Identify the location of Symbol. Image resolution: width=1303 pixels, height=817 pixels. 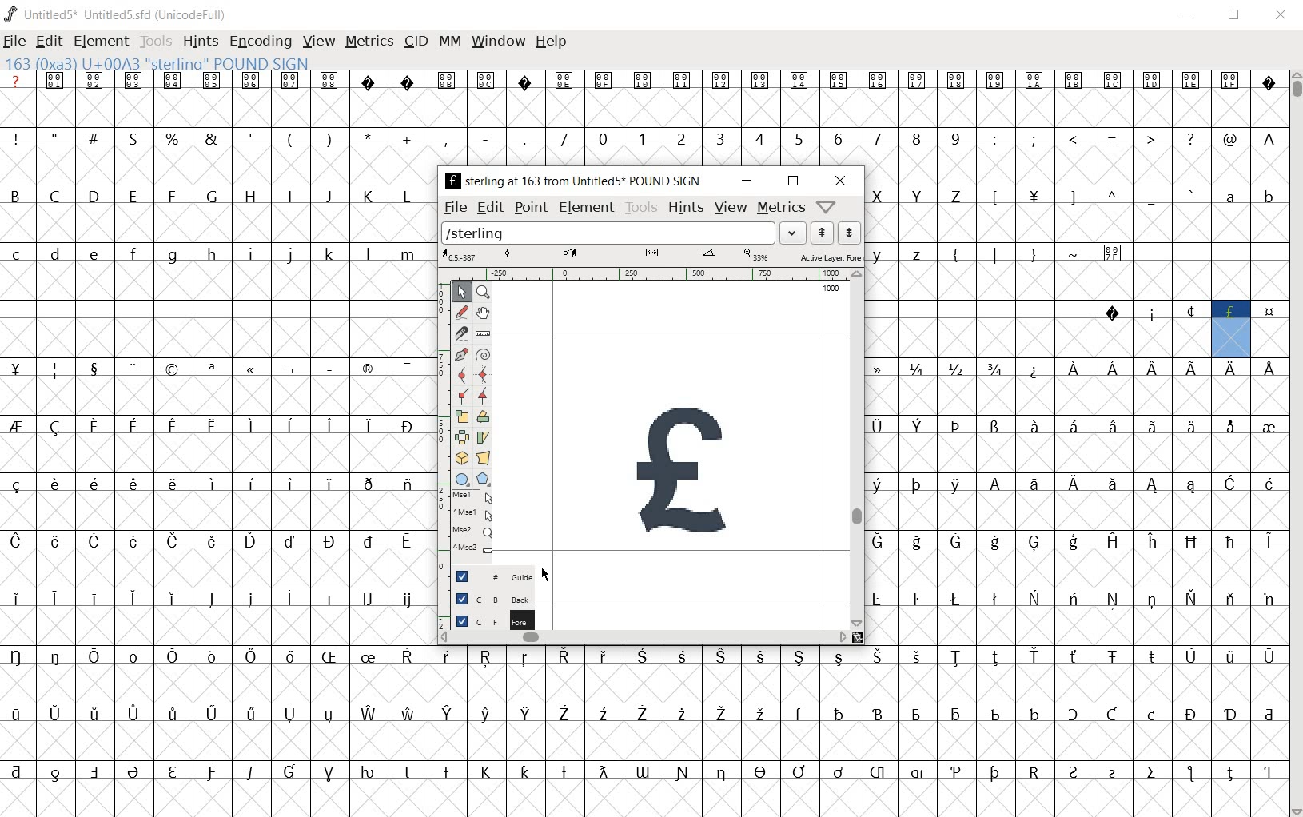
(289, 773).